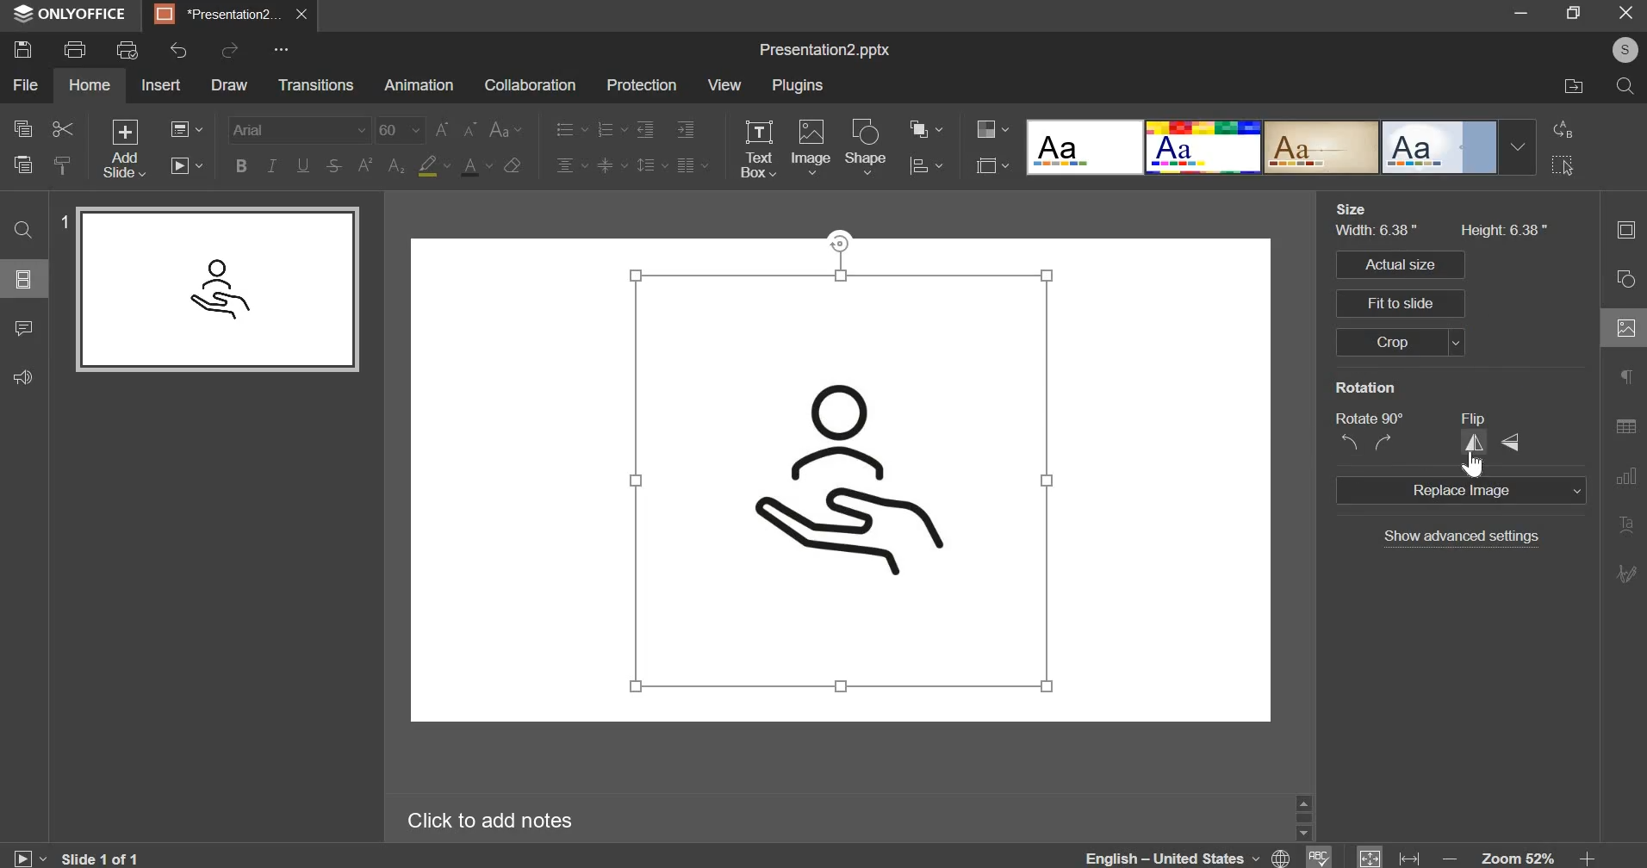 The width and height of the screenshot is (1647, 868). Describe the element at coordinates (1625, 331) in the screenshot. I see `image settings` at that location.